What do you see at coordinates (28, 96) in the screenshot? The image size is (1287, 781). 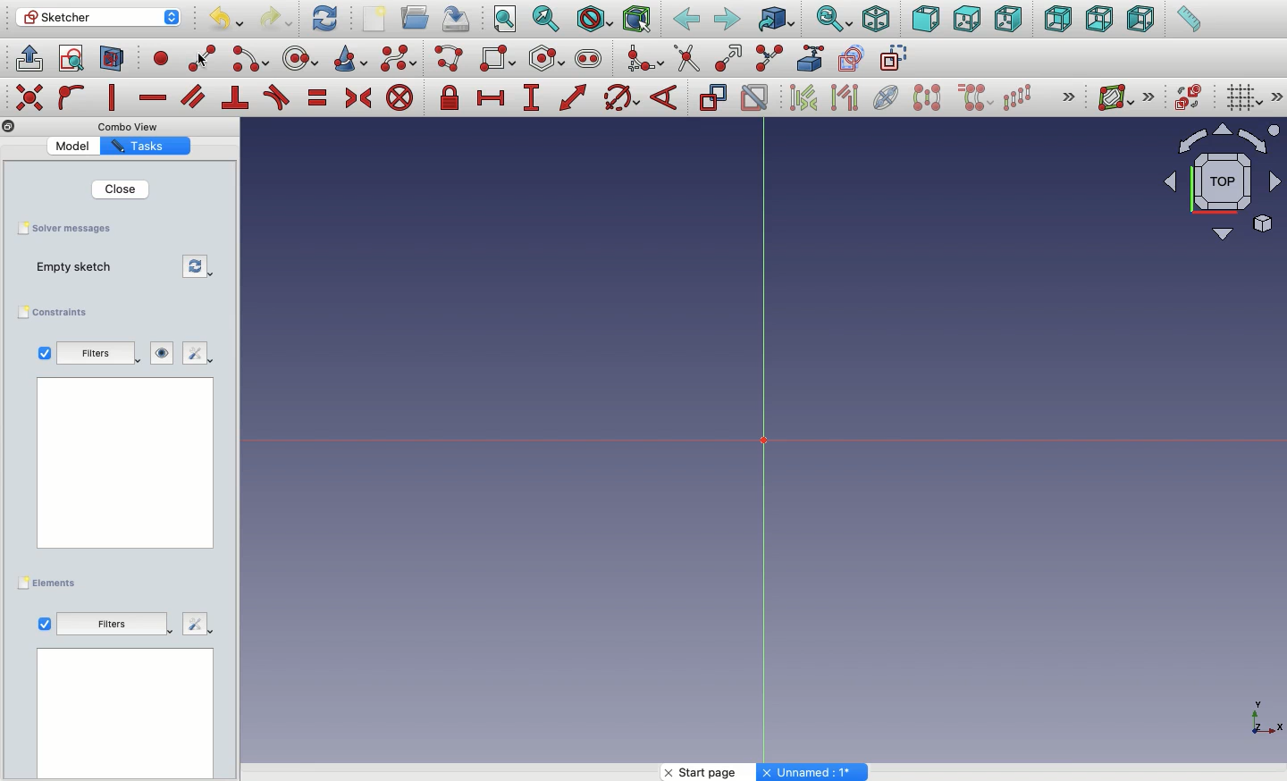 I see `` at bounding box center [28, 96].